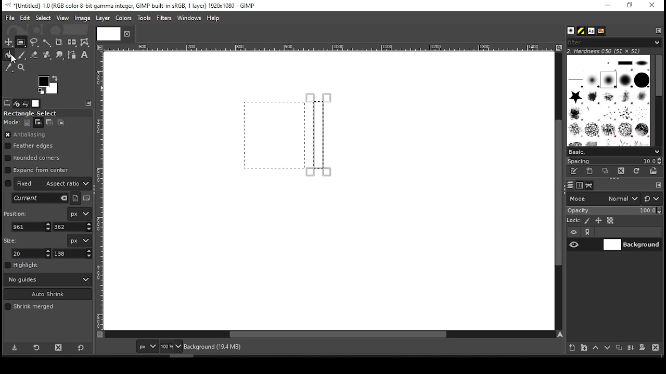 Image resolution: width=666 pixels, height=374 pixels. Describe the element at coordinates (607, 51) in the screenshot. I see `2. hardness 050 (51x51)` at that location.